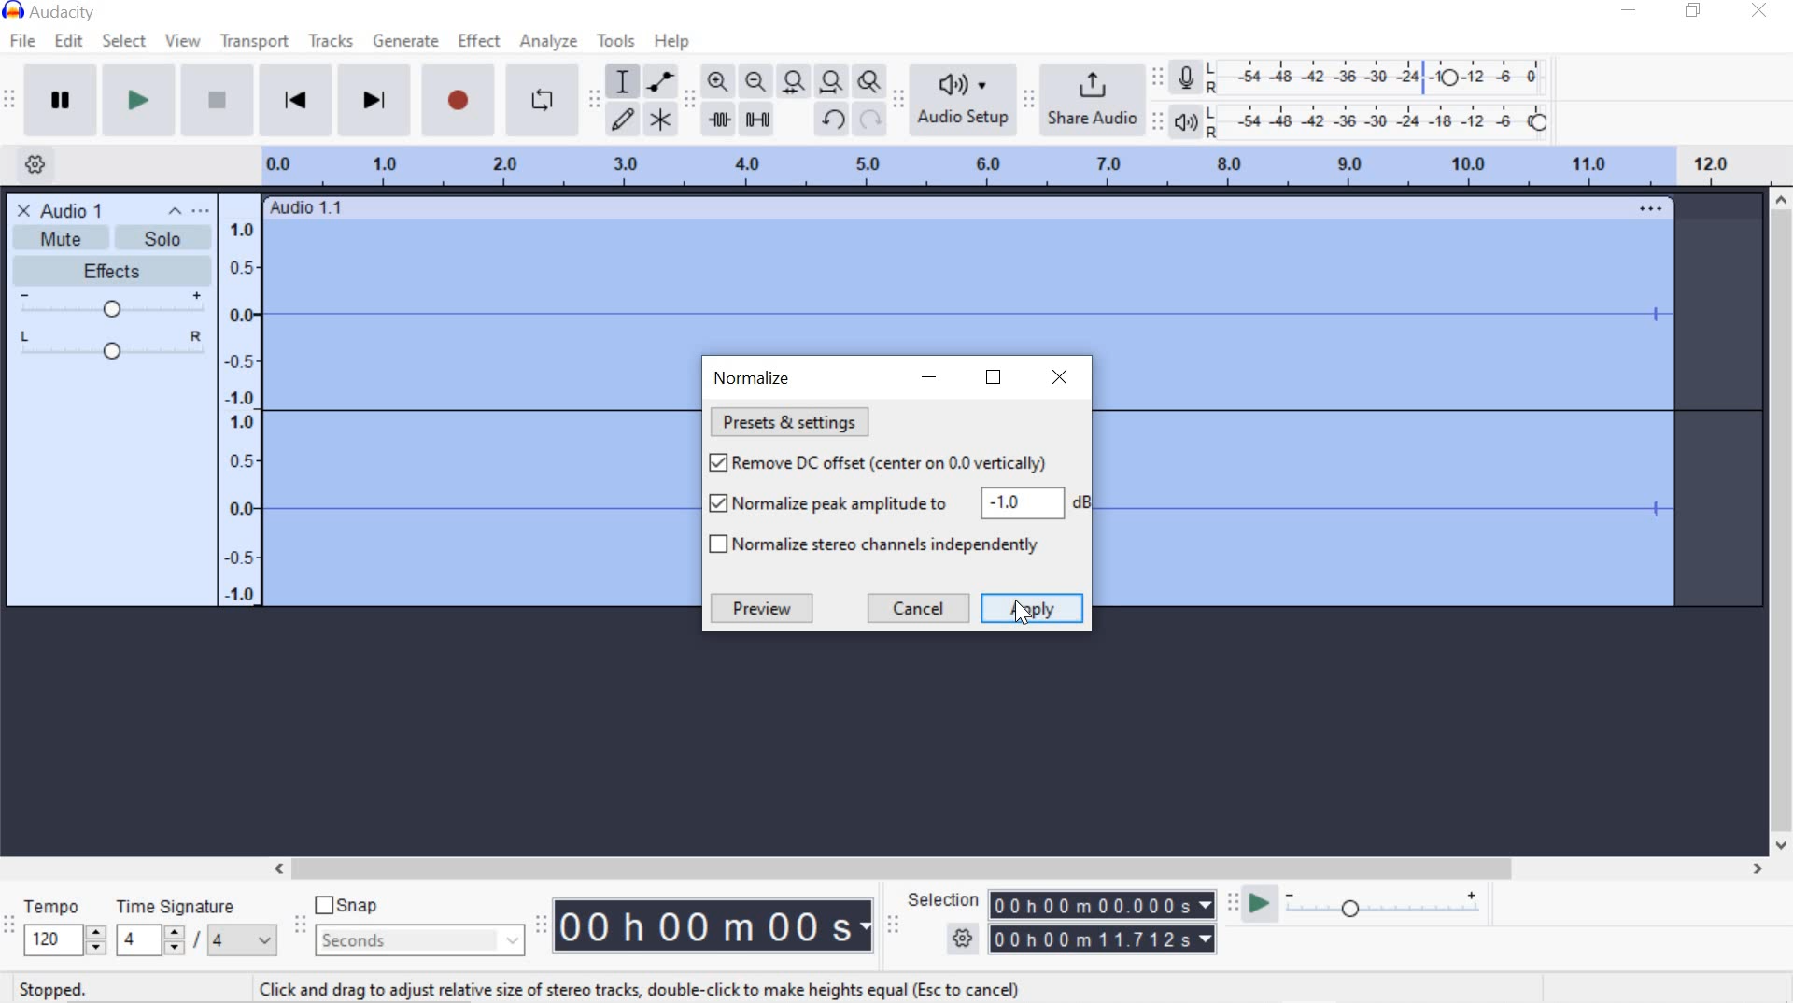 The image size is (1793, 1003). What do you see at coordinates (1630, 13) in the screenshot?
I see `minimize` at bounding box center [1630, 13].